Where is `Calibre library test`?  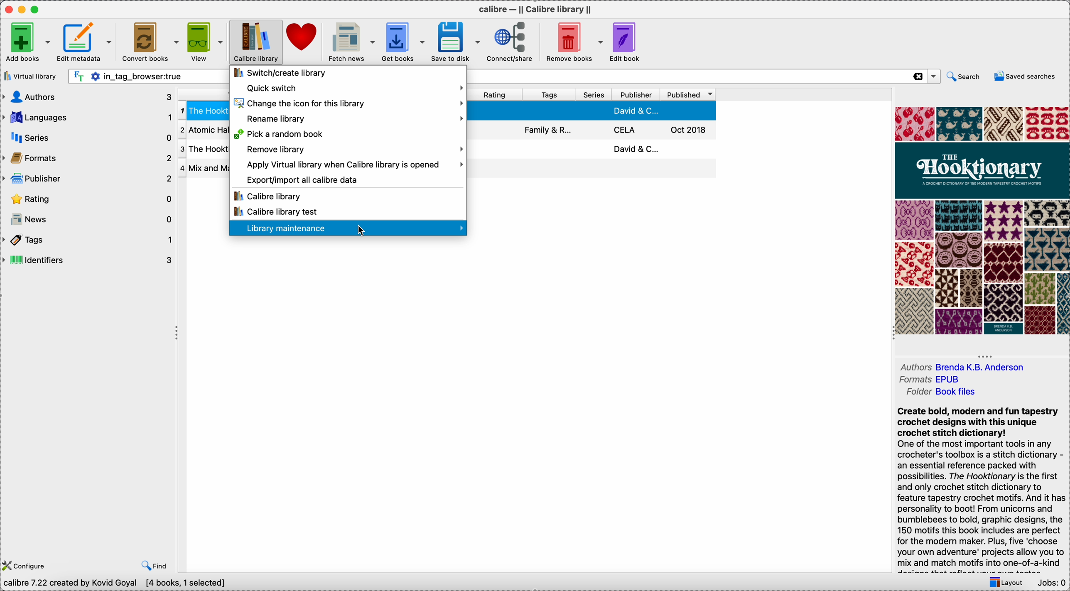 Calibre library test is located at coordinates (277, 211).